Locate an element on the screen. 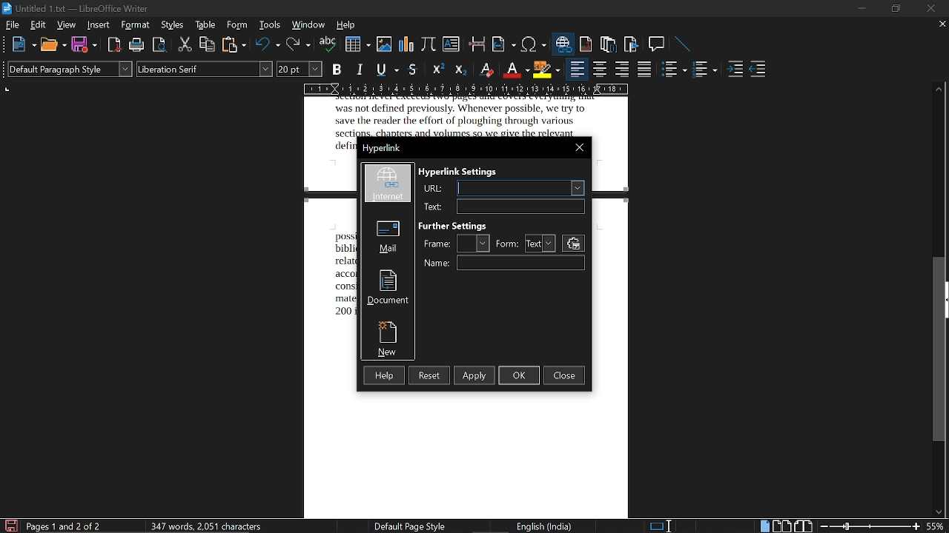  paste is located at coordinates (234, 45).